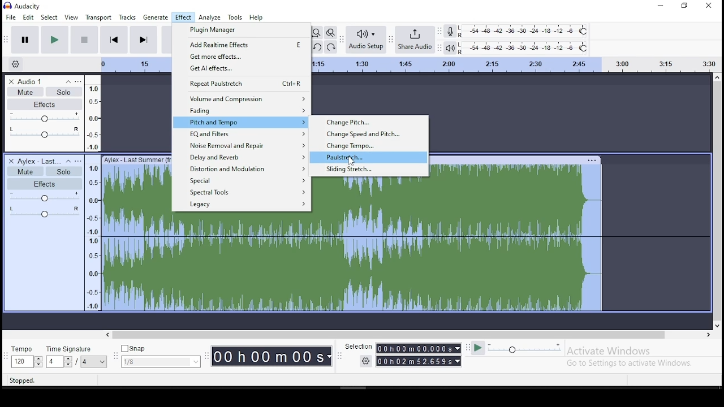 The width and height of the screenshot is (724, 407). Describe the element at coordinates (318, 47) in the screenshot. I see `undo` at that location.